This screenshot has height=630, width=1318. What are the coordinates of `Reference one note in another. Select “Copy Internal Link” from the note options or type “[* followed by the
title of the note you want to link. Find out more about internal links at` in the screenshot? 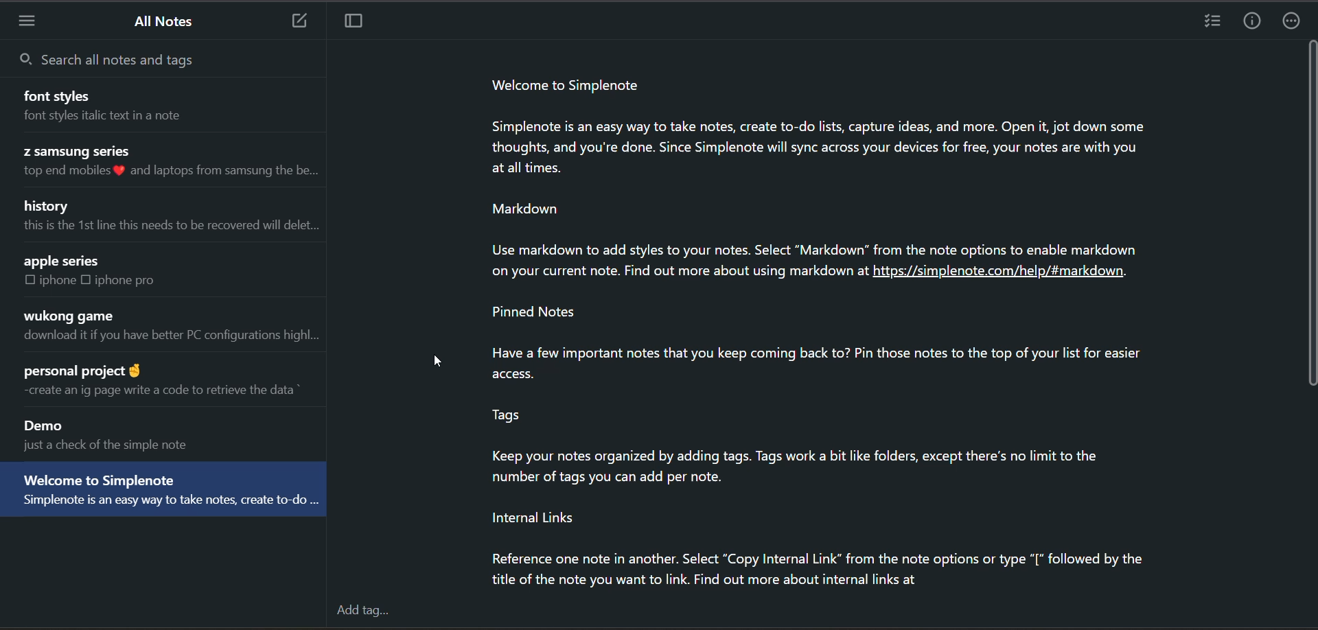 It's located at (809, 572).